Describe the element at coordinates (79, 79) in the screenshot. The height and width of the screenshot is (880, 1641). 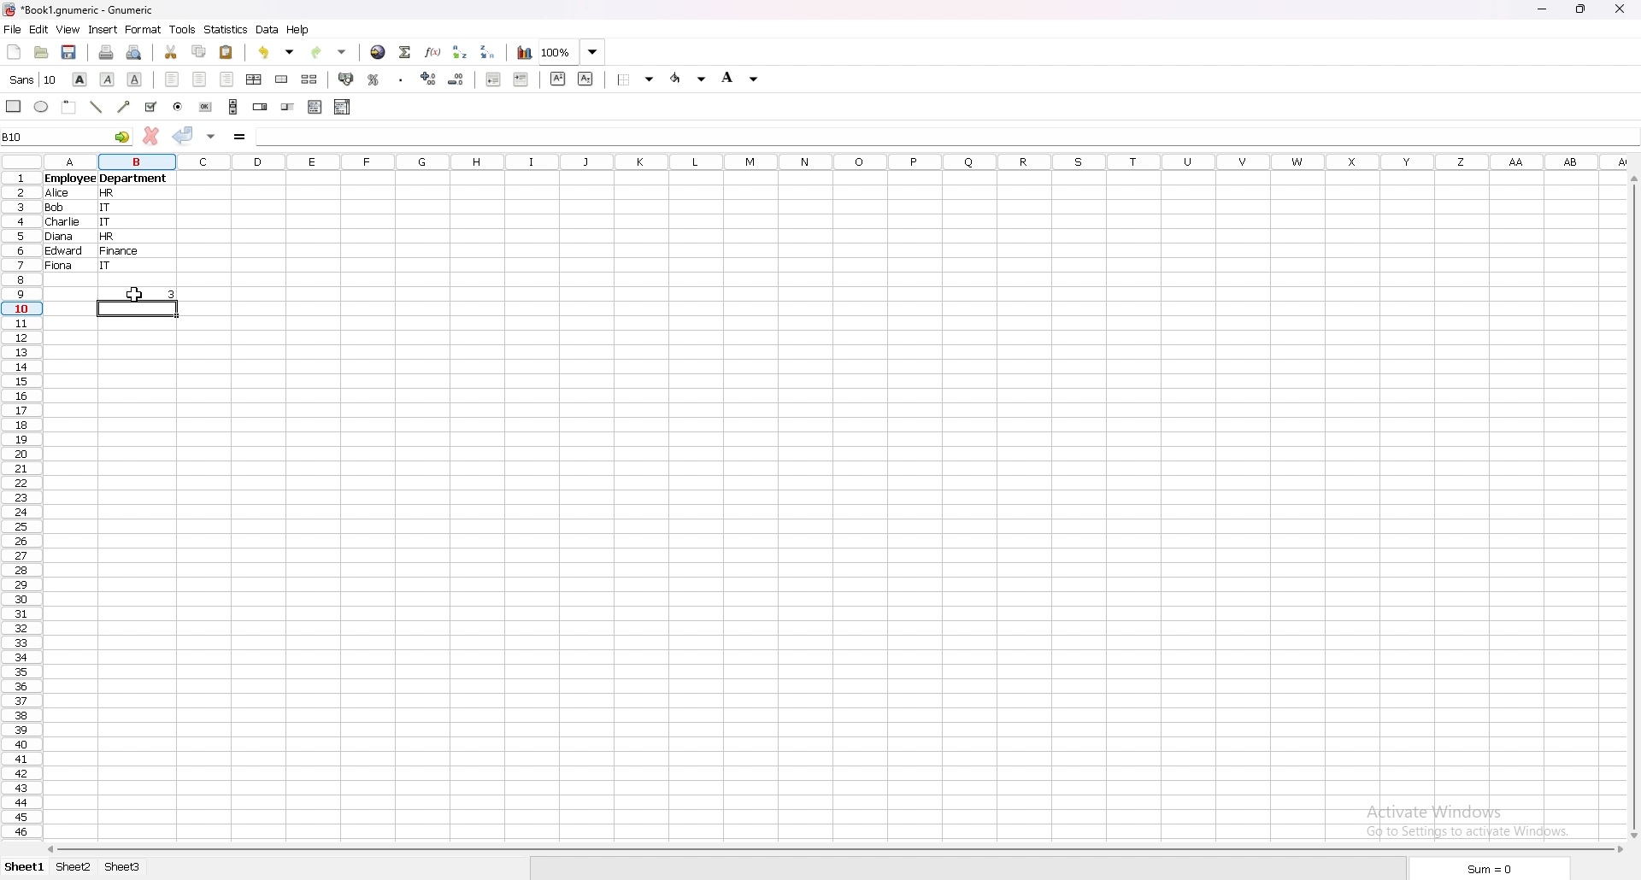
I see `bold` at that location.